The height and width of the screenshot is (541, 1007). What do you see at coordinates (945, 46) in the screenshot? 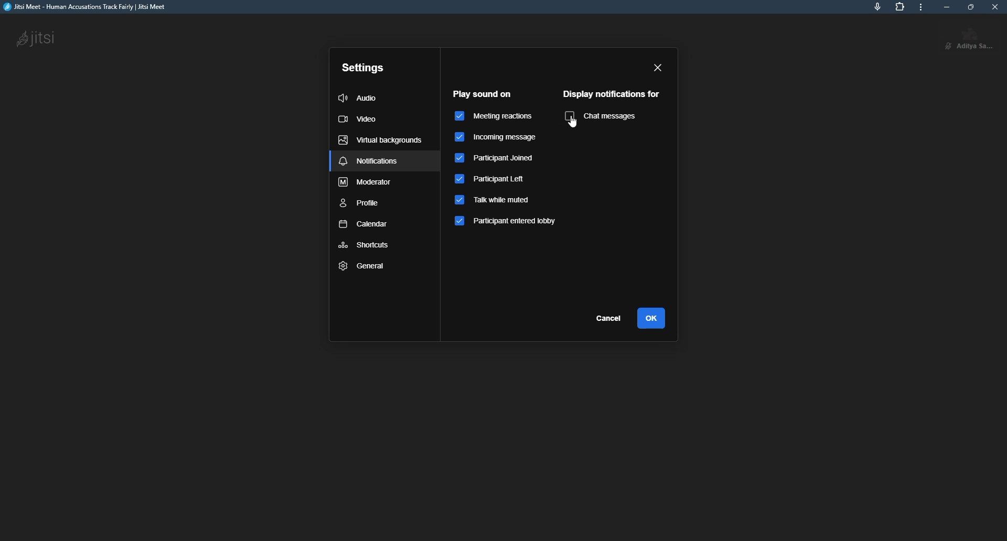
I see `unmute` at bounding box center [945, 46].